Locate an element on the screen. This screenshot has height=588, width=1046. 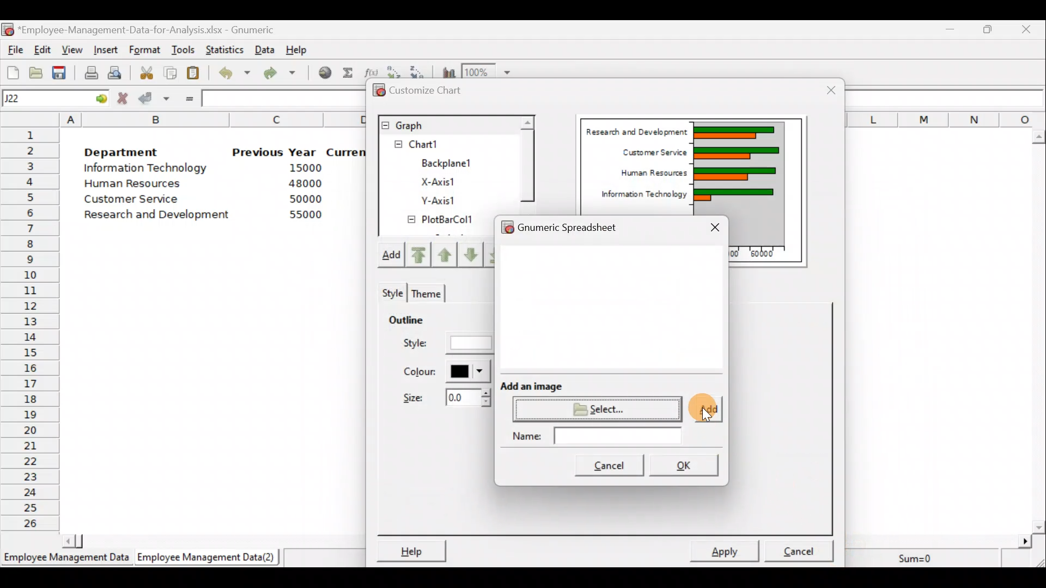
Print preview is located at coordinates (115, 72).